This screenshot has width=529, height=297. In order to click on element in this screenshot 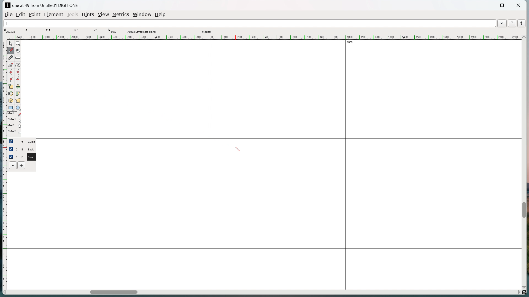, I will do `click(53, 14)`.